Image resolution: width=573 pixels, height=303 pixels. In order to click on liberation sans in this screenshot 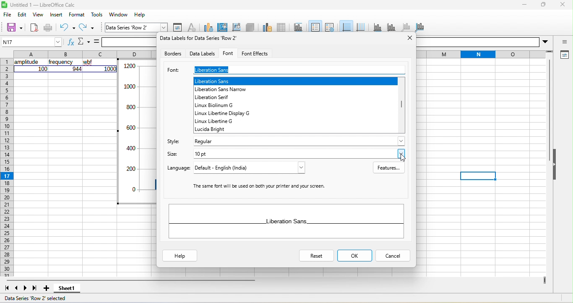, I will do `click(300, 70)`.